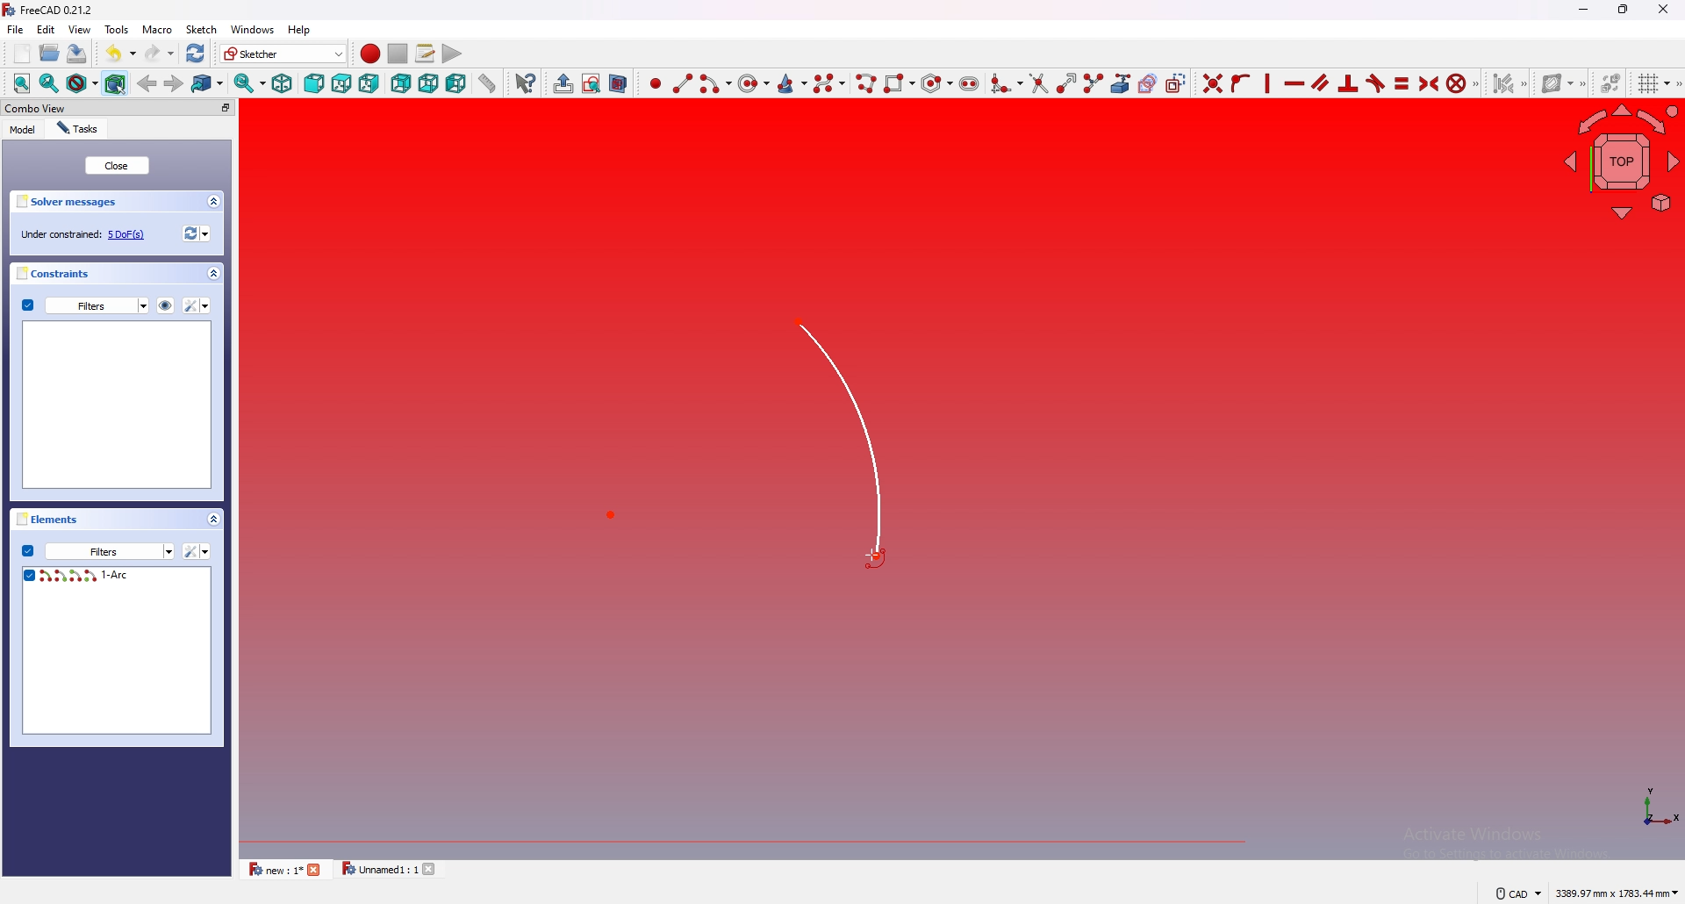  I want to click on create external geometry, so click(1121, 83).